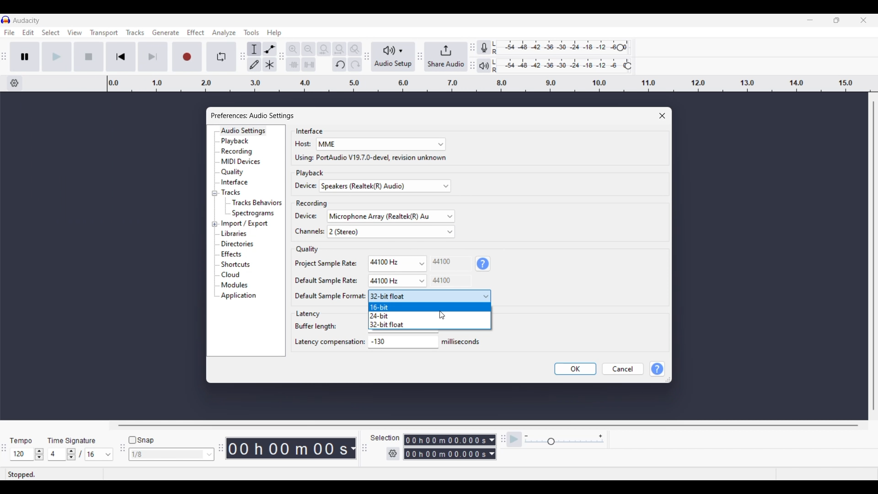 This screenshot has width=878, height=494. Describe the element at coordinates (243, 141) in the screenshot. I see `Playback` at that location.